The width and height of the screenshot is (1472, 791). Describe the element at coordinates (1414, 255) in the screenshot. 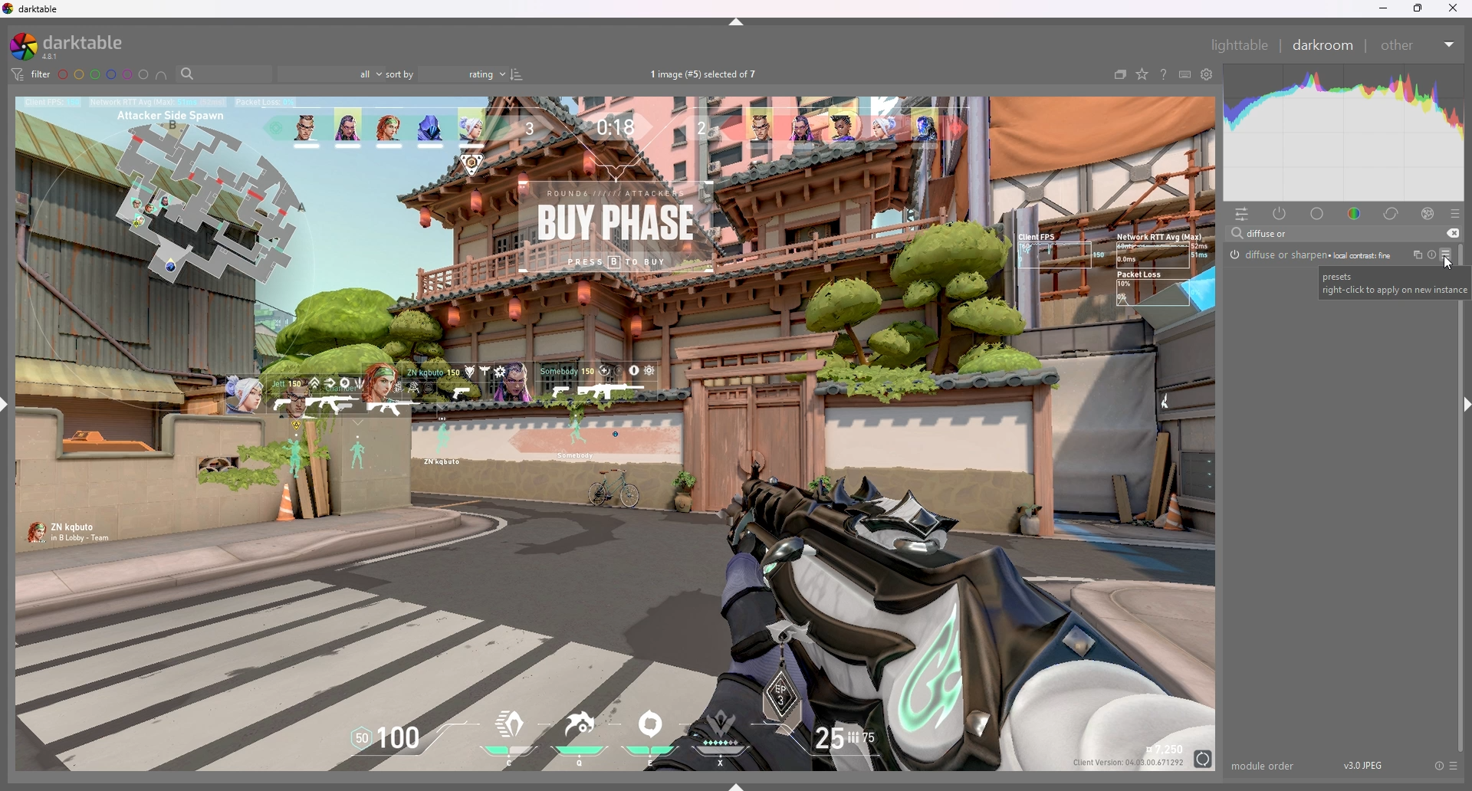

I see `multiple instances actions` at that location.